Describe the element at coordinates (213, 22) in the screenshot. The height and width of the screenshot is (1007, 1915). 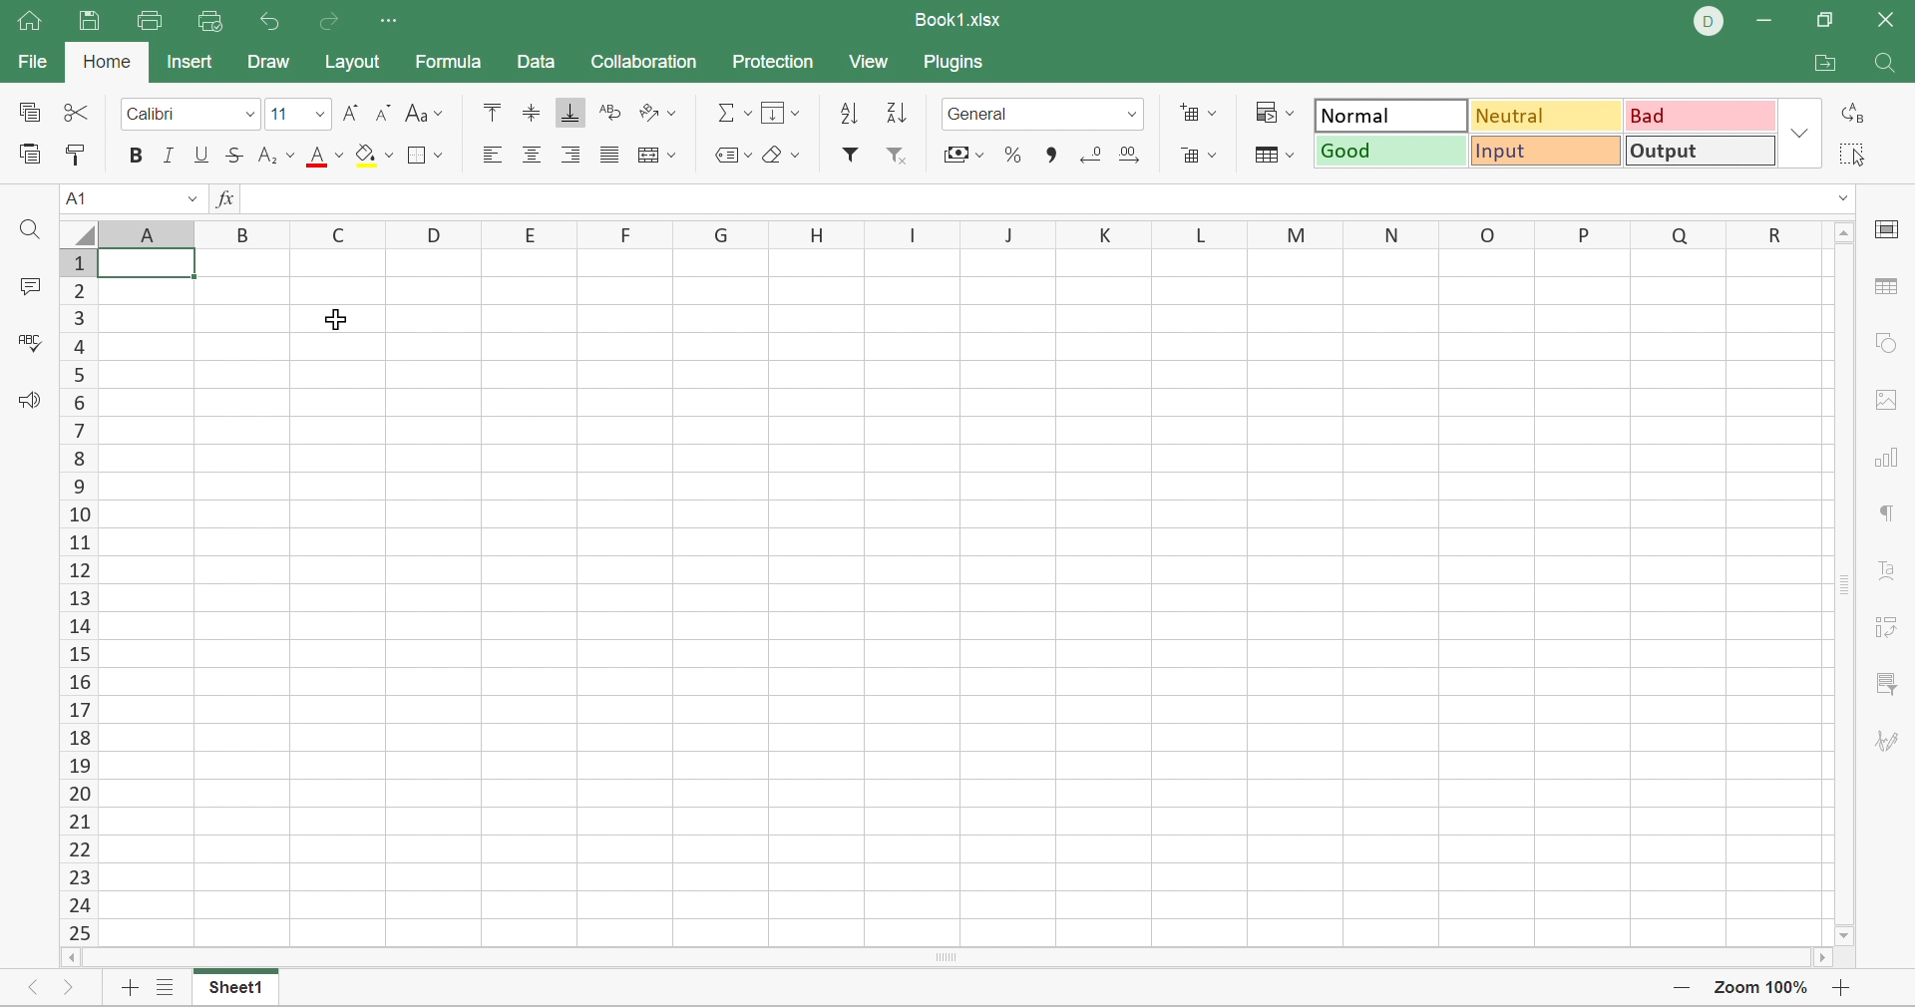
I see `Quick Print` at that location.